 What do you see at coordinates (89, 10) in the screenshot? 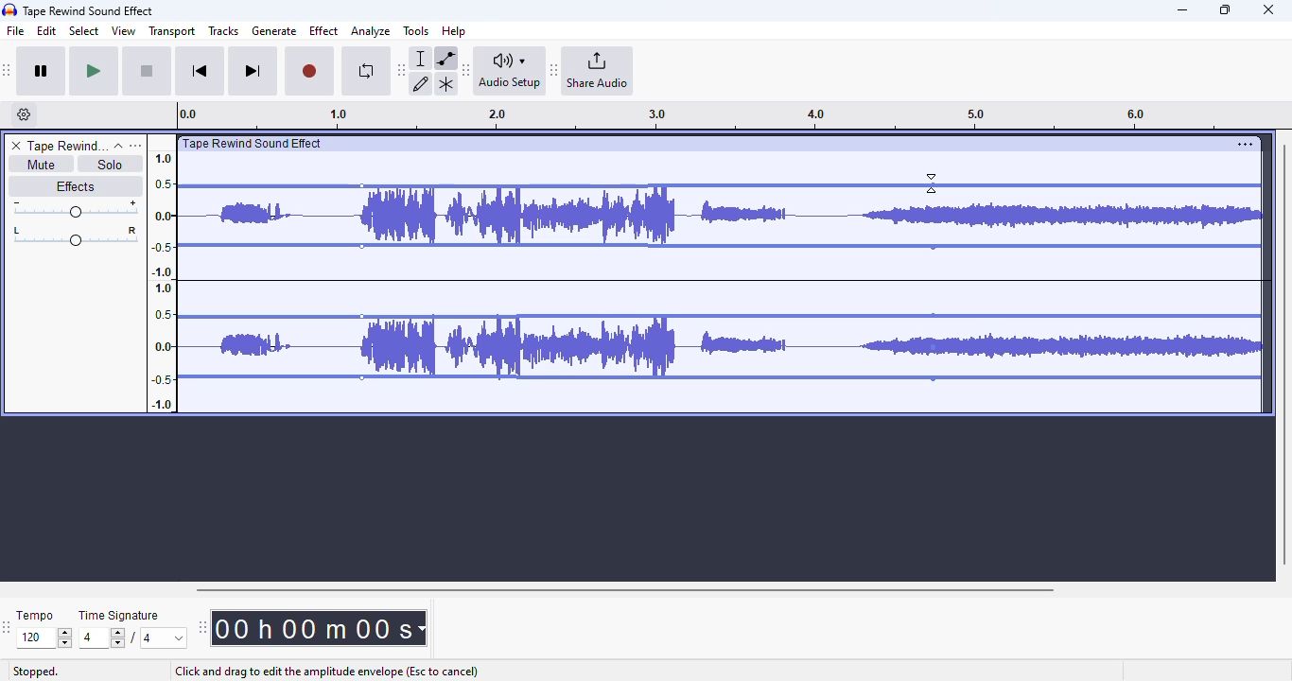
I see `title` at bounding box center [89, 10].